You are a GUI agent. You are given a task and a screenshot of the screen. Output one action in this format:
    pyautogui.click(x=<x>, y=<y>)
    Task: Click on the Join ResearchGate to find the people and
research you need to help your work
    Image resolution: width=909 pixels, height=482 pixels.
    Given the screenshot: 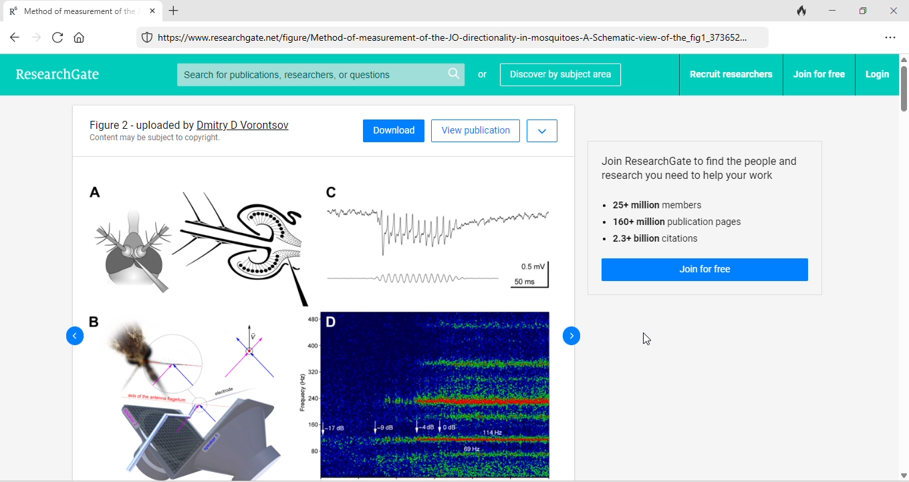 What is the action you would take?
    pyautogui.click(x=692, y=168)
    